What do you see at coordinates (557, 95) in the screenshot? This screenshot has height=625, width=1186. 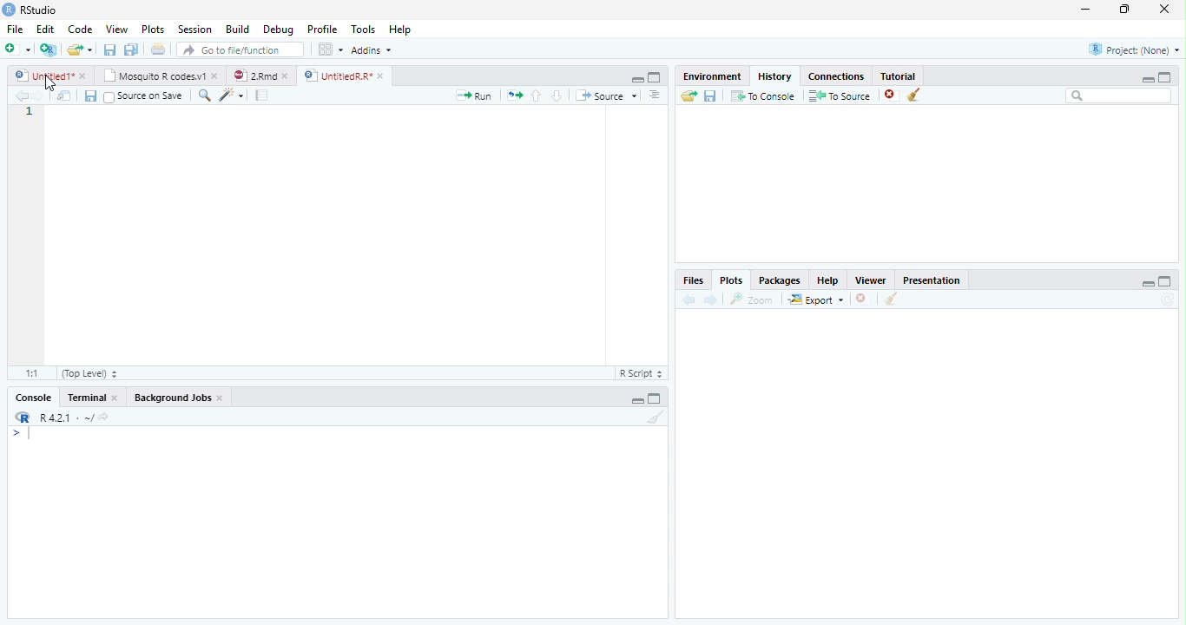 I see `Go to next section/chunk` at bounding box center [557, 95].